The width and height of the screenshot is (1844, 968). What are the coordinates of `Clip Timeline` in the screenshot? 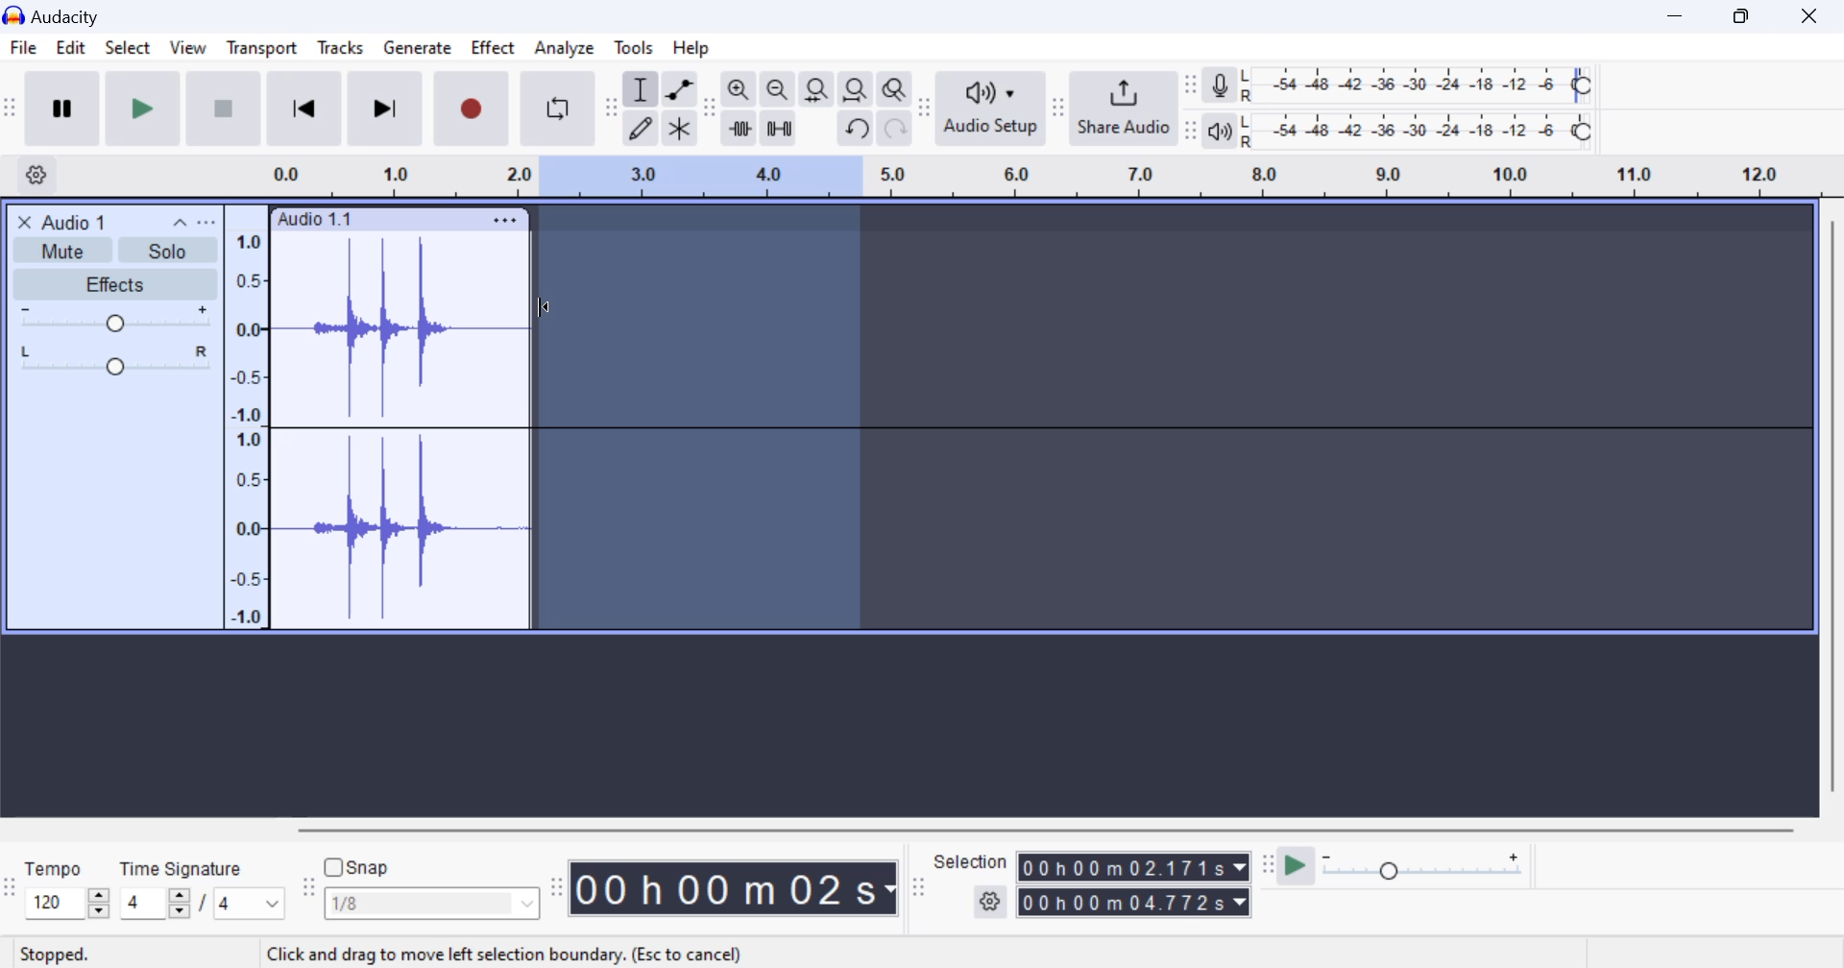 It's located at (1026, 179).